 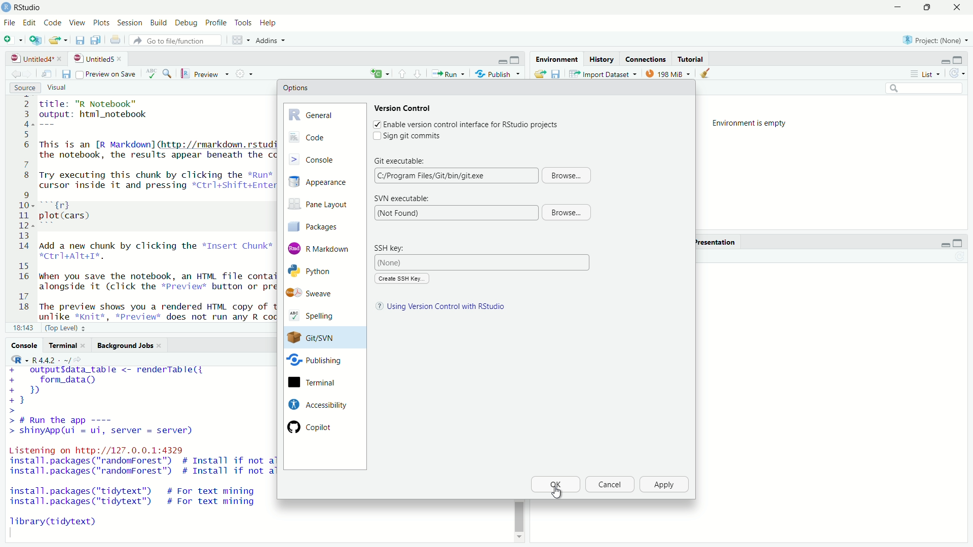 I want to click on View, so click(x=76, y=23).